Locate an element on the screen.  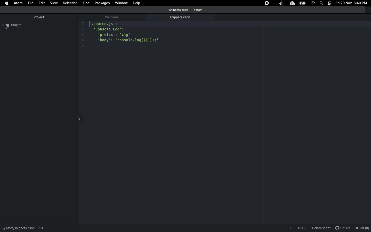
CoffeScript is located at coordinates (321, 228).